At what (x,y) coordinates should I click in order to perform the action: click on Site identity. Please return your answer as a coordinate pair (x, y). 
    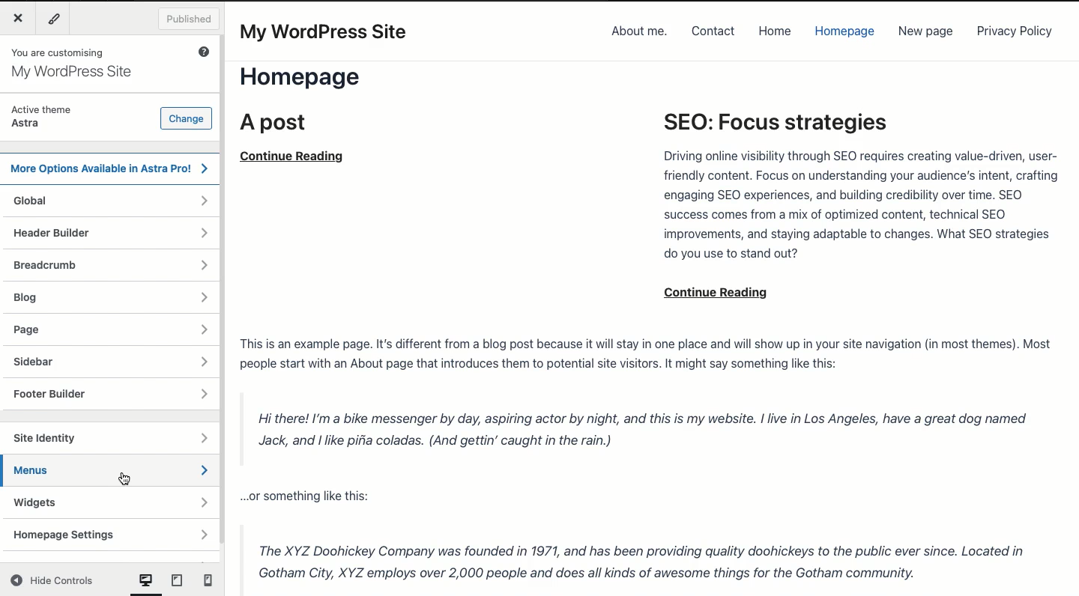
    Looking at the image, I should click on (111, 440).